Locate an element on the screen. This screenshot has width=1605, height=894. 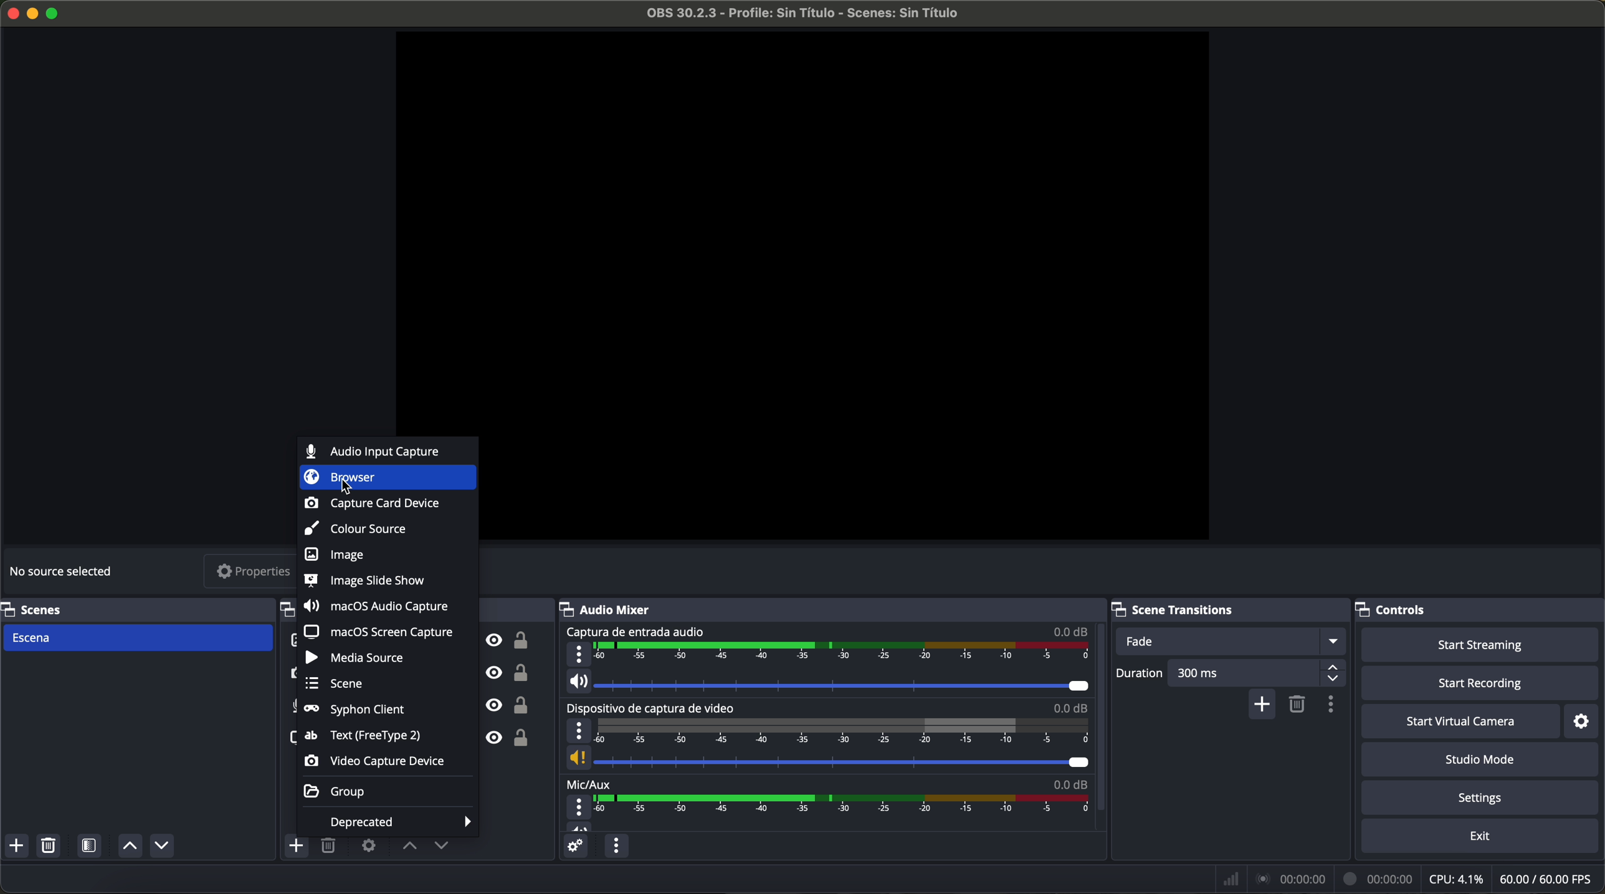
duration is located at coordinates (1141, 675).